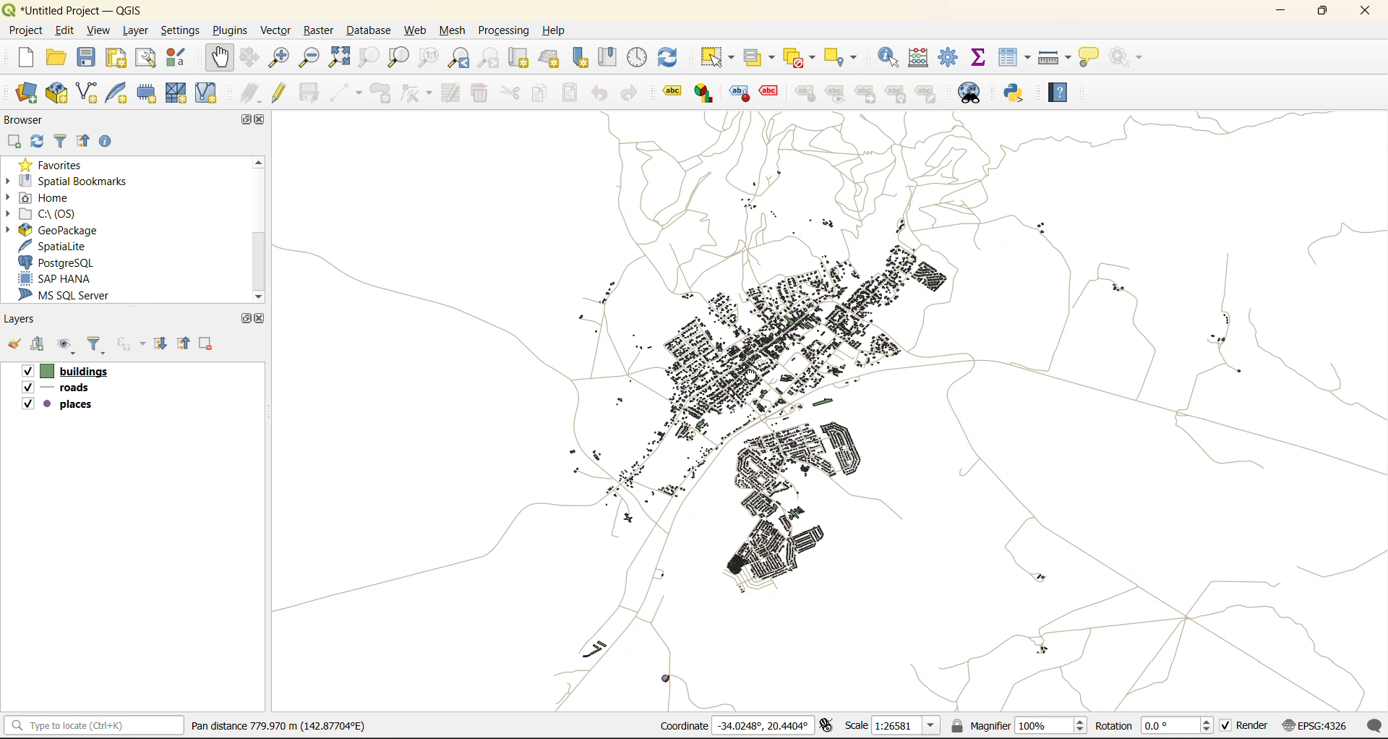  Describe the element at coordinates (553, 58) in the screenshot. I see `new 3d map view` at that location.